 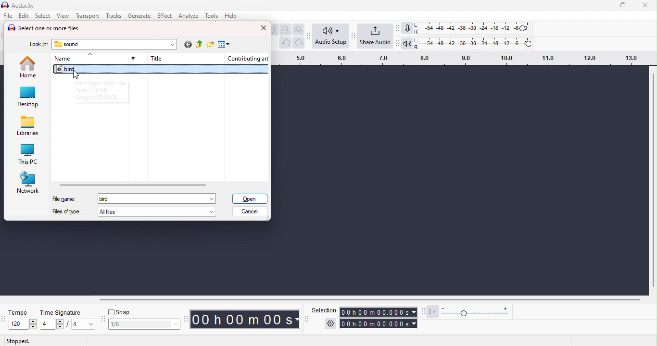 I want to click on file name, so click(x=64, y=199).